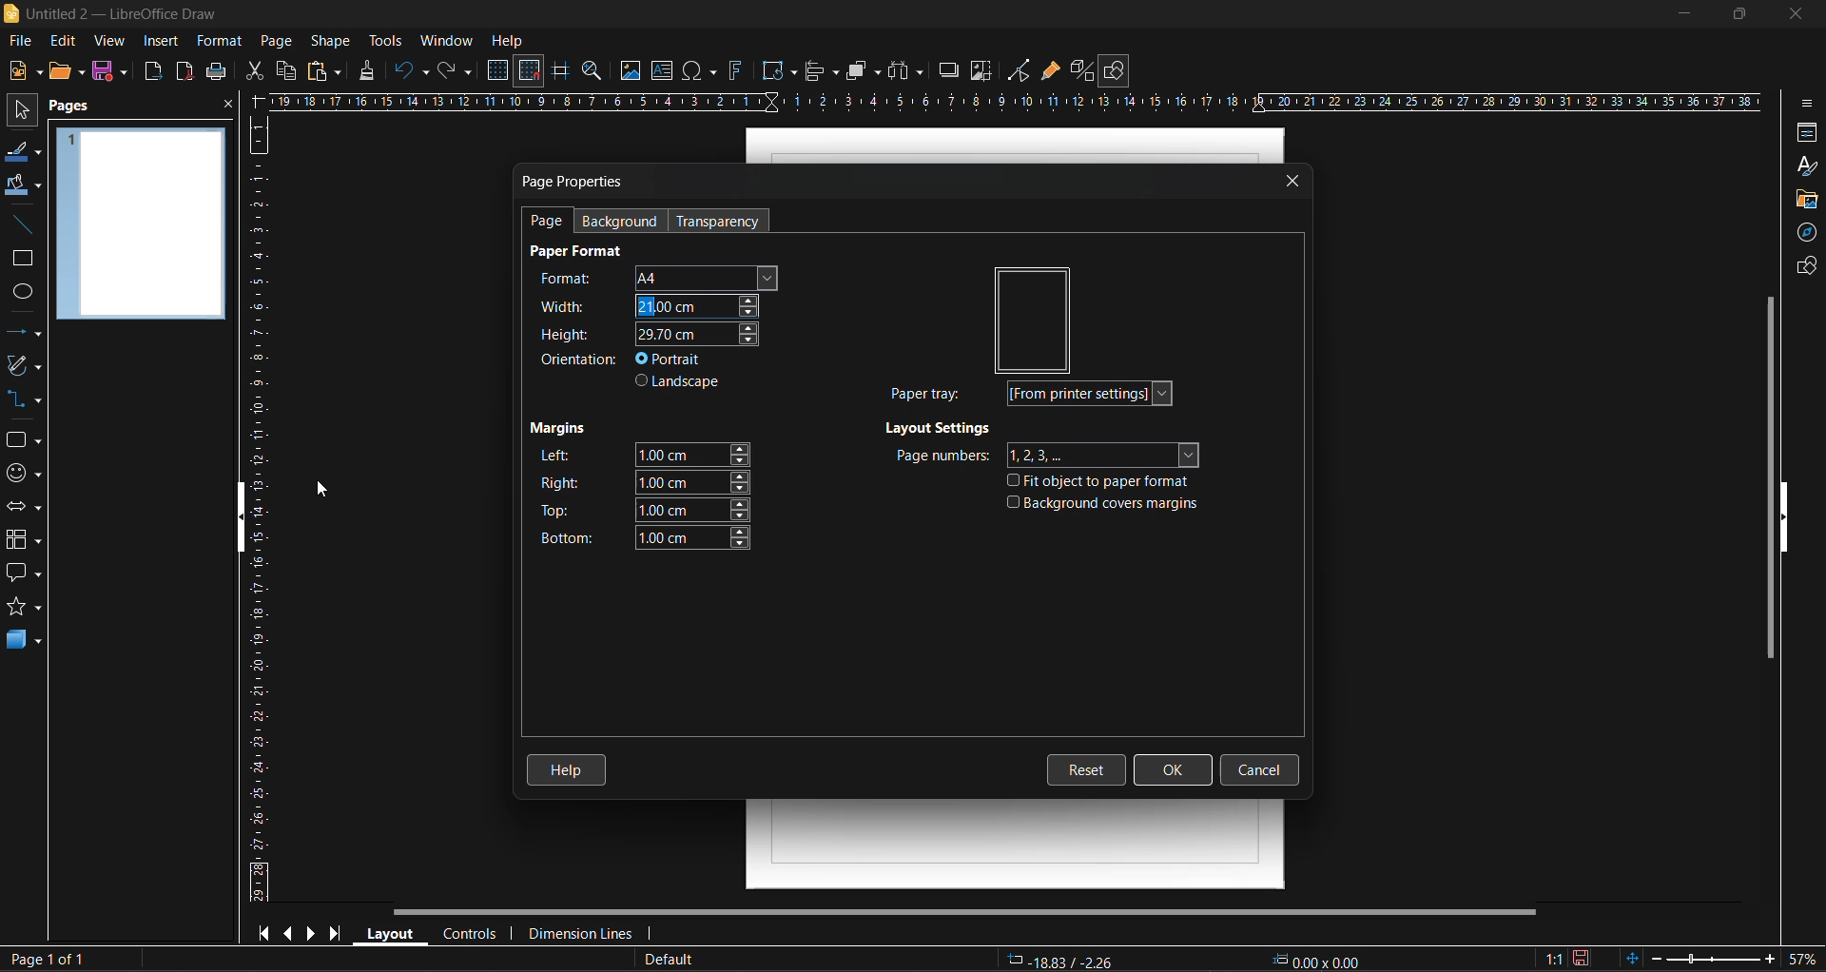 This screenshot has height=972, width=1826. I want to click on shapes, so click(1804, 268).